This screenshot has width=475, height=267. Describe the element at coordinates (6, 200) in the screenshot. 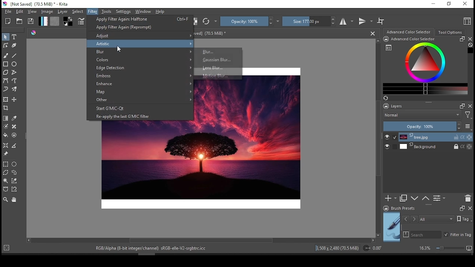

I see `zoom tool` at that location.